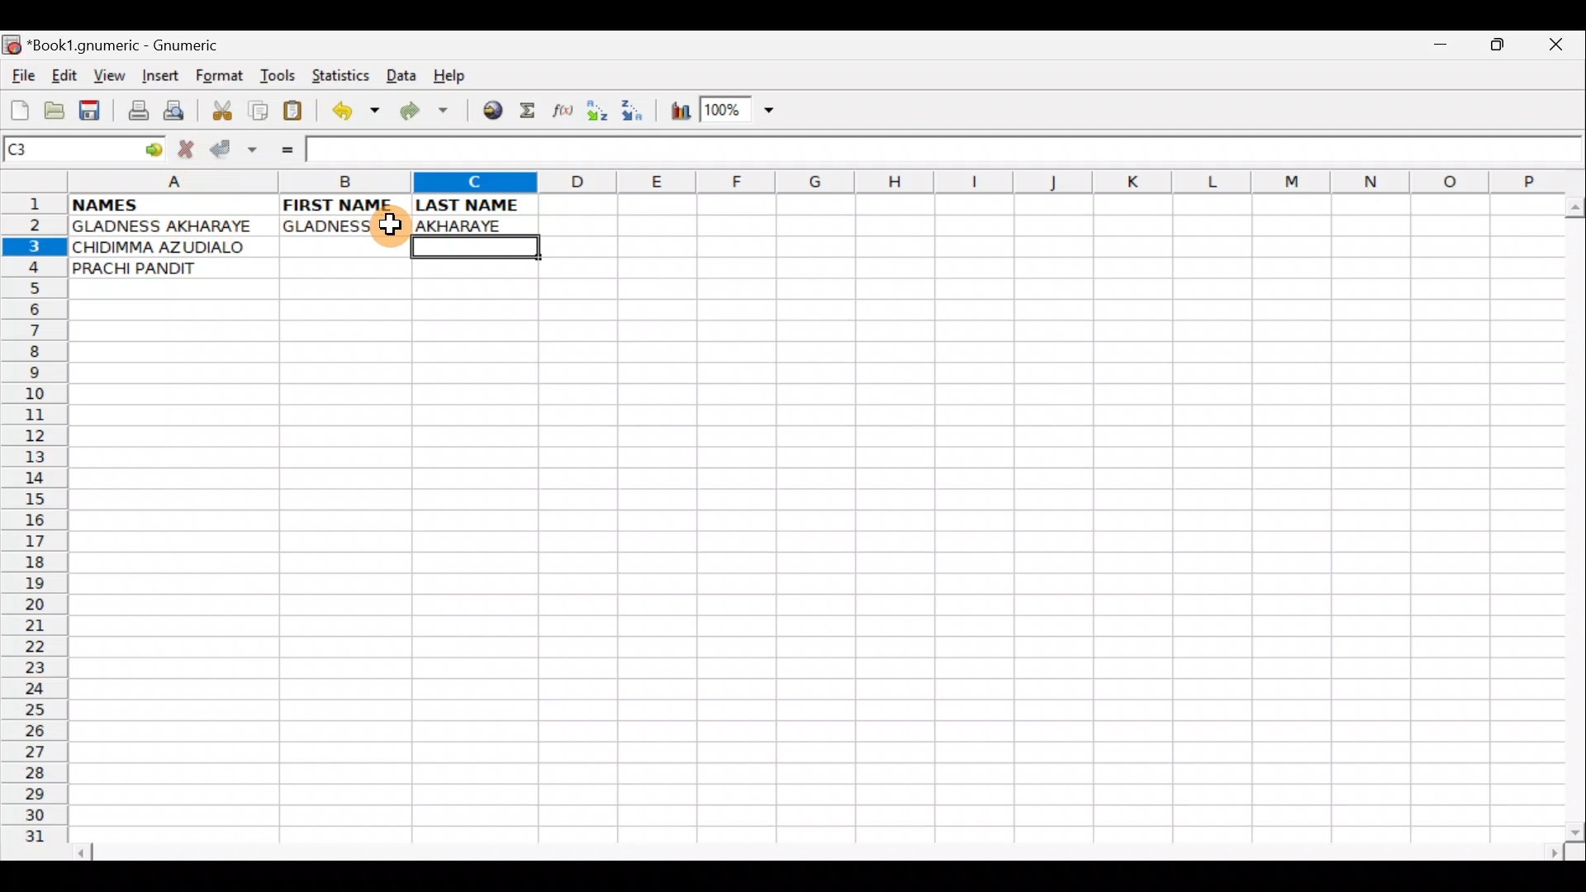  Describe the element at coordinates (159, 76) in the screenshot. I see `Insert` at that location.